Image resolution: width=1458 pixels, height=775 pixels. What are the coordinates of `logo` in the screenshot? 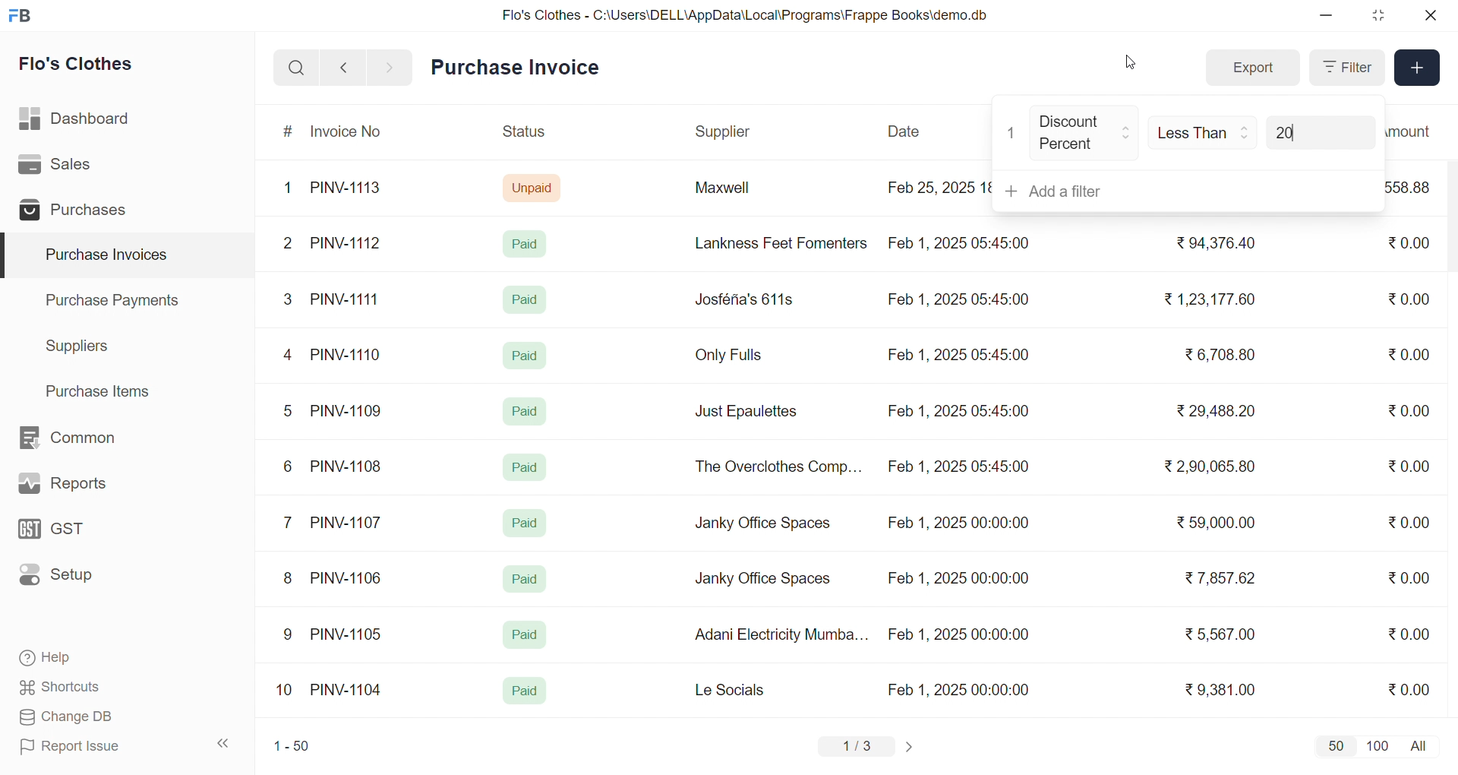 It's located at (24, 17).